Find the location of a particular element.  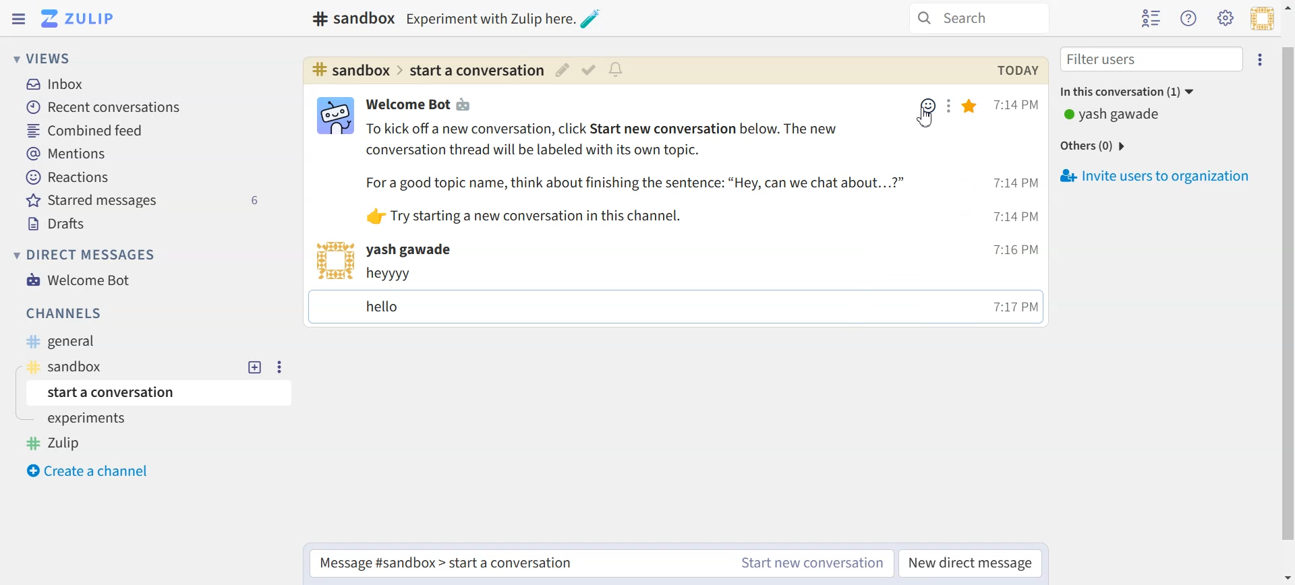

Vertical scroll bar is located at coordinates (1287, 292).